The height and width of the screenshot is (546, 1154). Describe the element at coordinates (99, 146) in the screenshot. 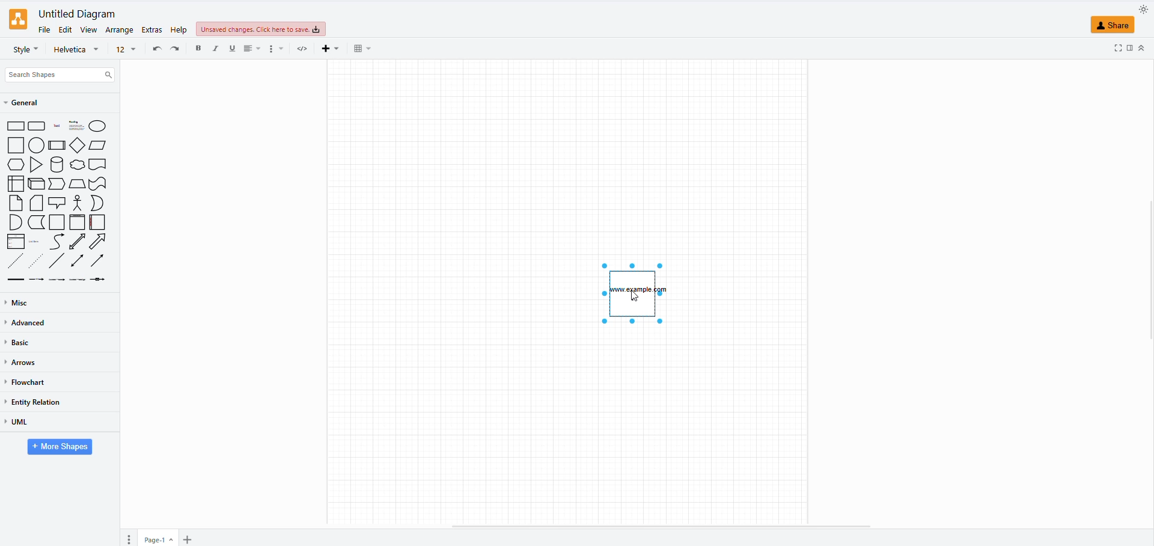

I see `parellelogram` at that location.